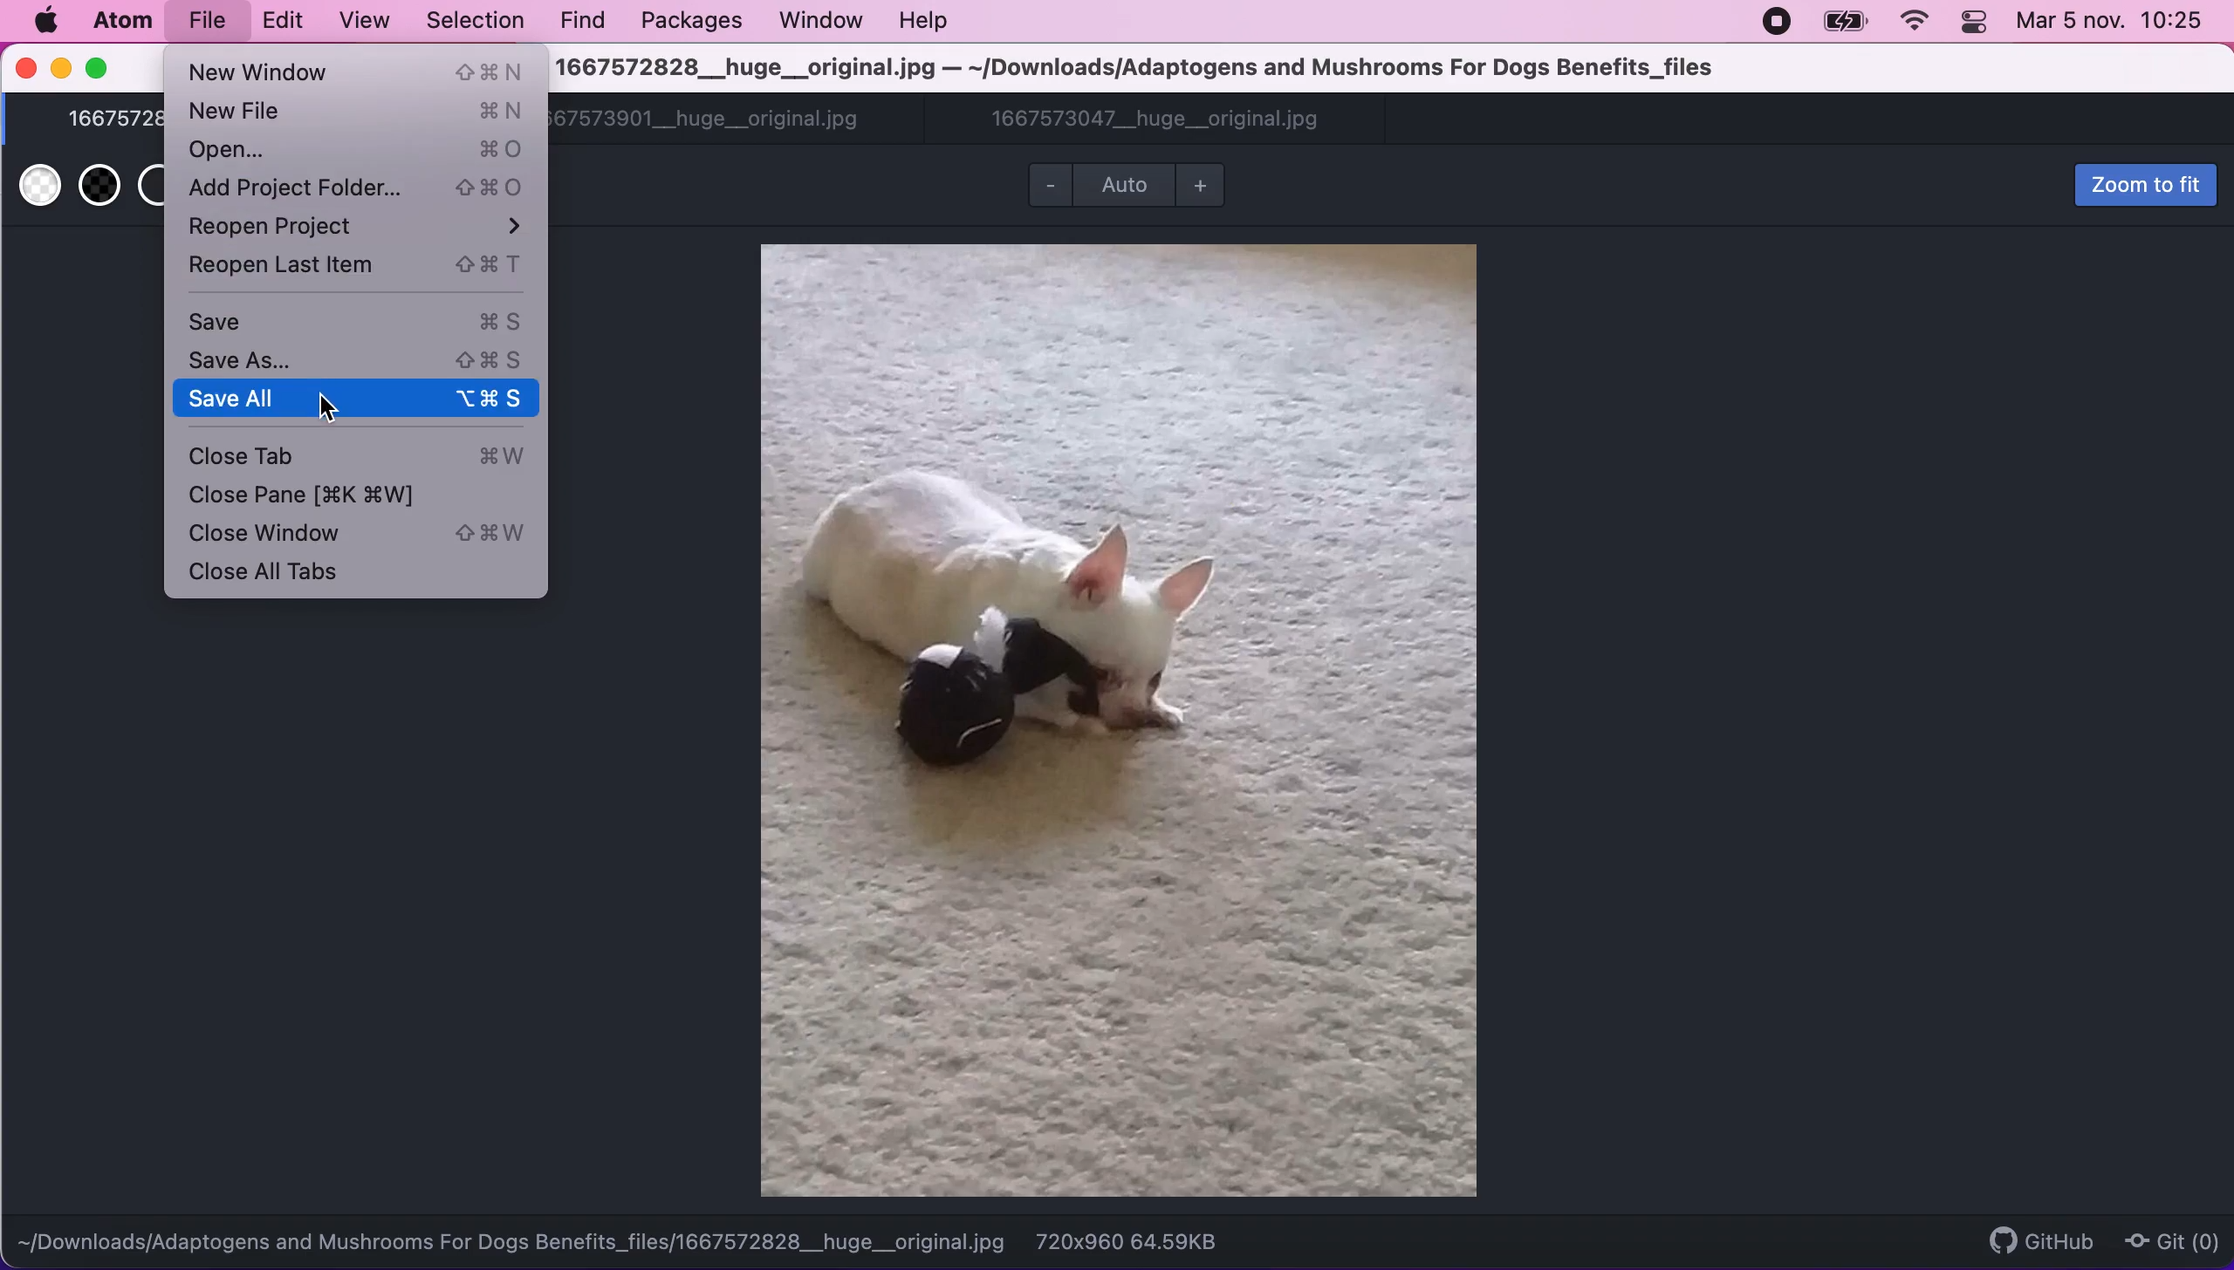 This screenshot has width=2234, height=1270. What do you see at coordinates (1127, 1242) in the screenshot?
I see `720x960 64.59KB` at bounding box center [1127, 1242].